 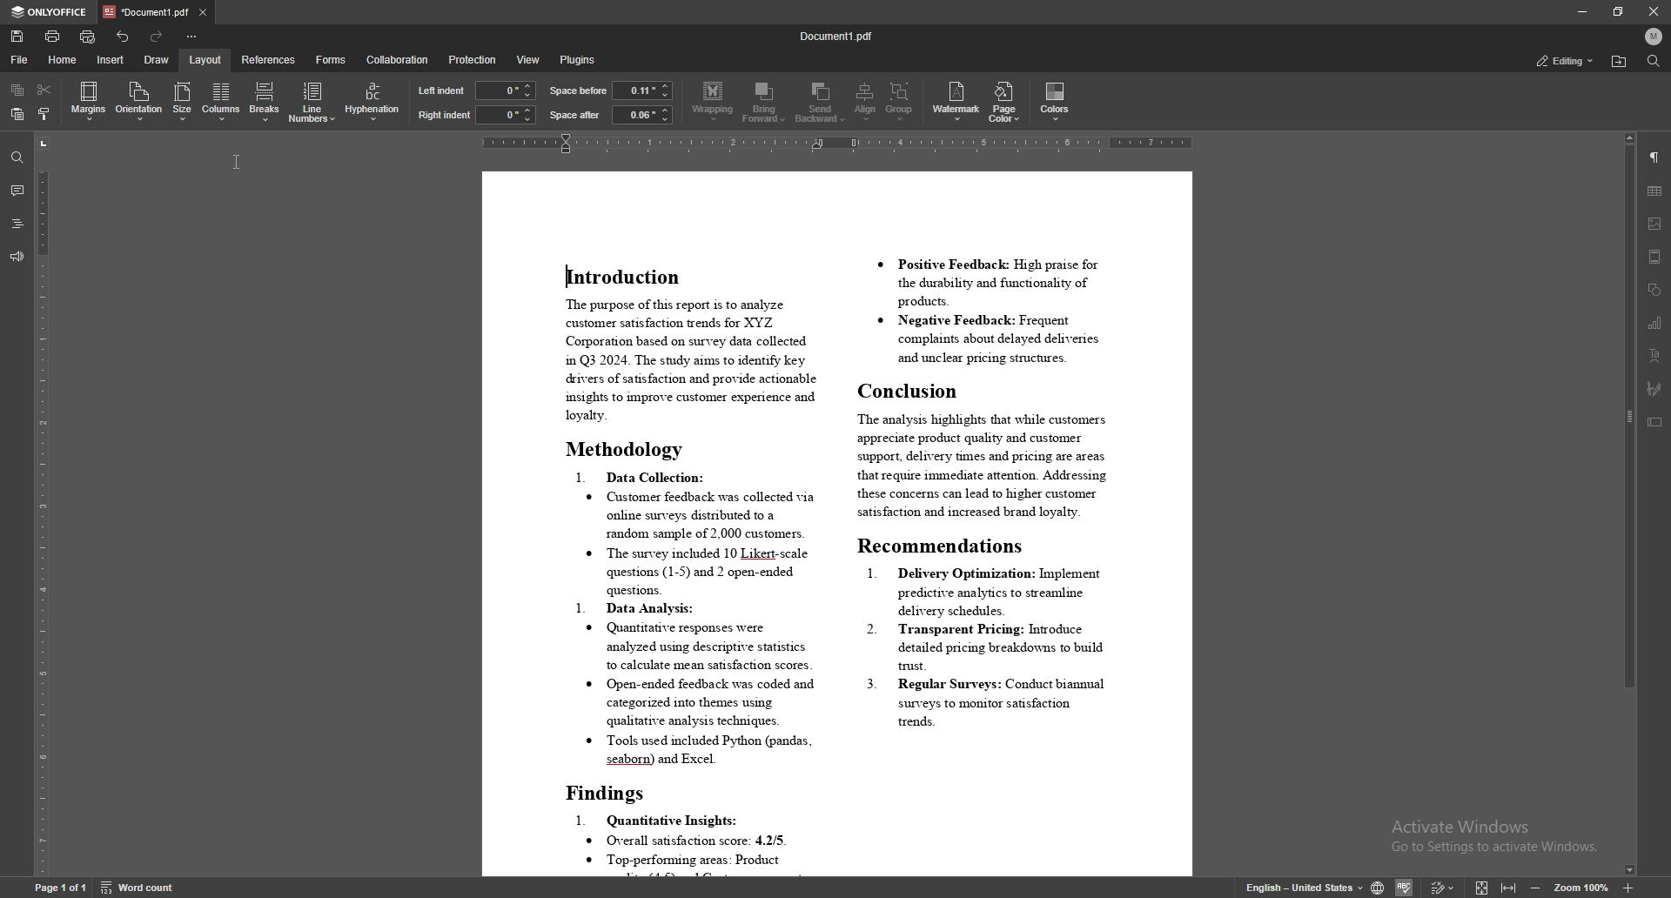 What do you see at coordinates (1564, 61) in the screenshot?
I see `status` at bounding box center [1564, 61].